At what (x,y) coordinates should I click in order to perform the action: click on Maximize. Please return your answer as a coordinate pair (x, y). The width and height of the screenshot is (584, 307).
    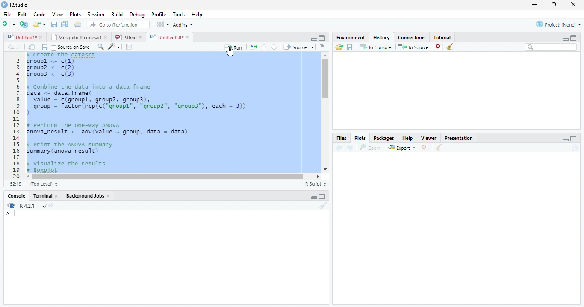
    Looking at the image, I should click on (574, 139).